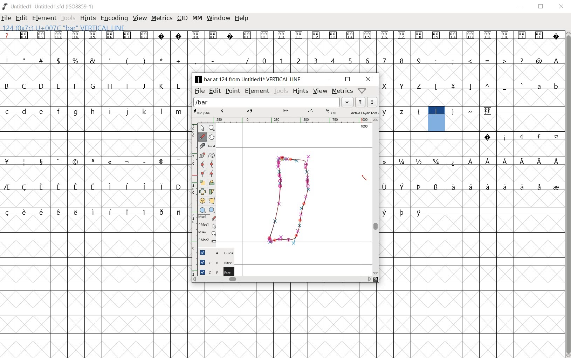  Describe the element at coordinates (68, 18) in the screenshot. I see `tools` at that location.